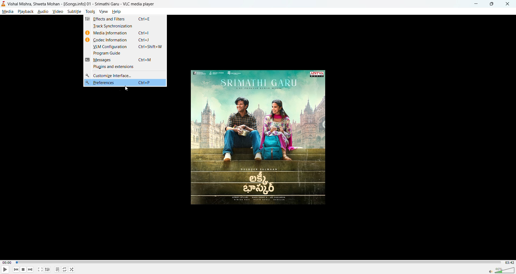 This screenshot has width=516, height=274. Describe the element at coordinates (475, 3) in the screenshot. I see `minimize` at that location.